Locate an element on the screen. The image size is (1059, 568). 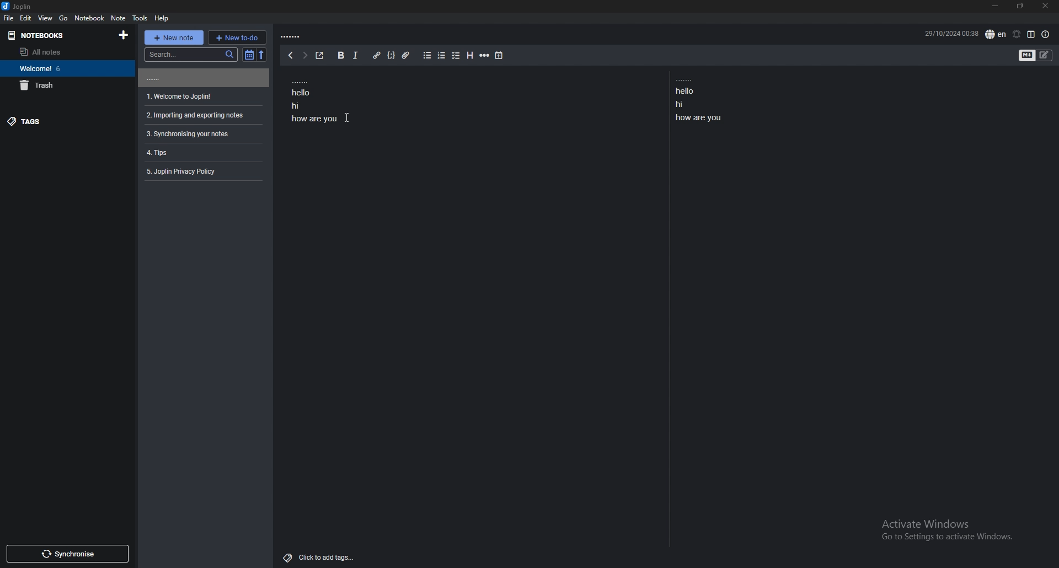
note is located at coordinates (202, 78).